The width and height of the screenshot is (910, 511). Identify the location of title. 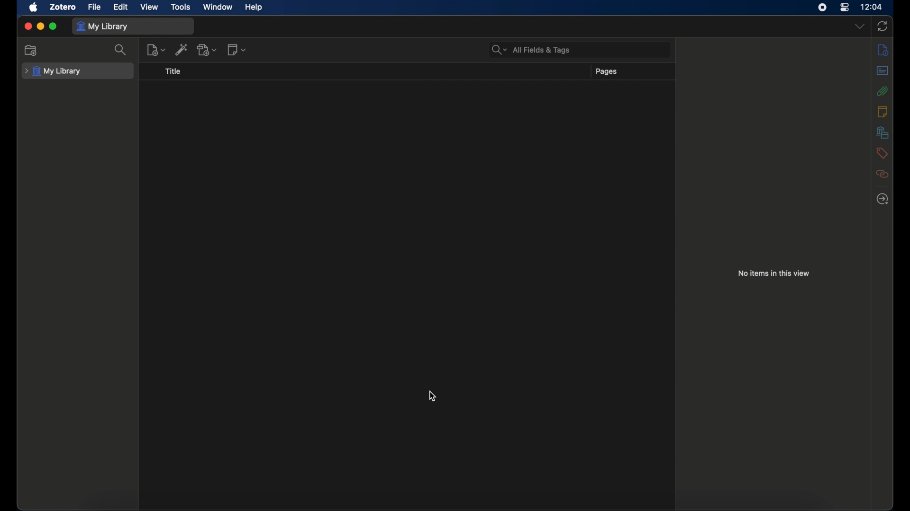
(173, 71).